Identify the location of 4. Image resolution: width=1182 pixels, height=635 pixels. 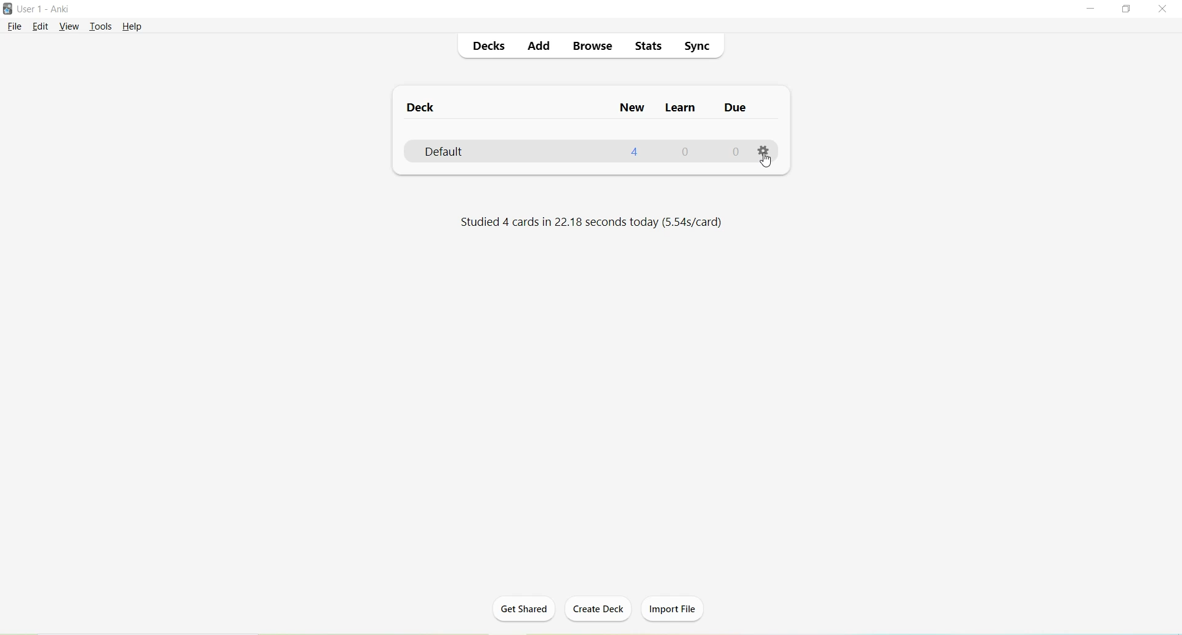
(635, 152).